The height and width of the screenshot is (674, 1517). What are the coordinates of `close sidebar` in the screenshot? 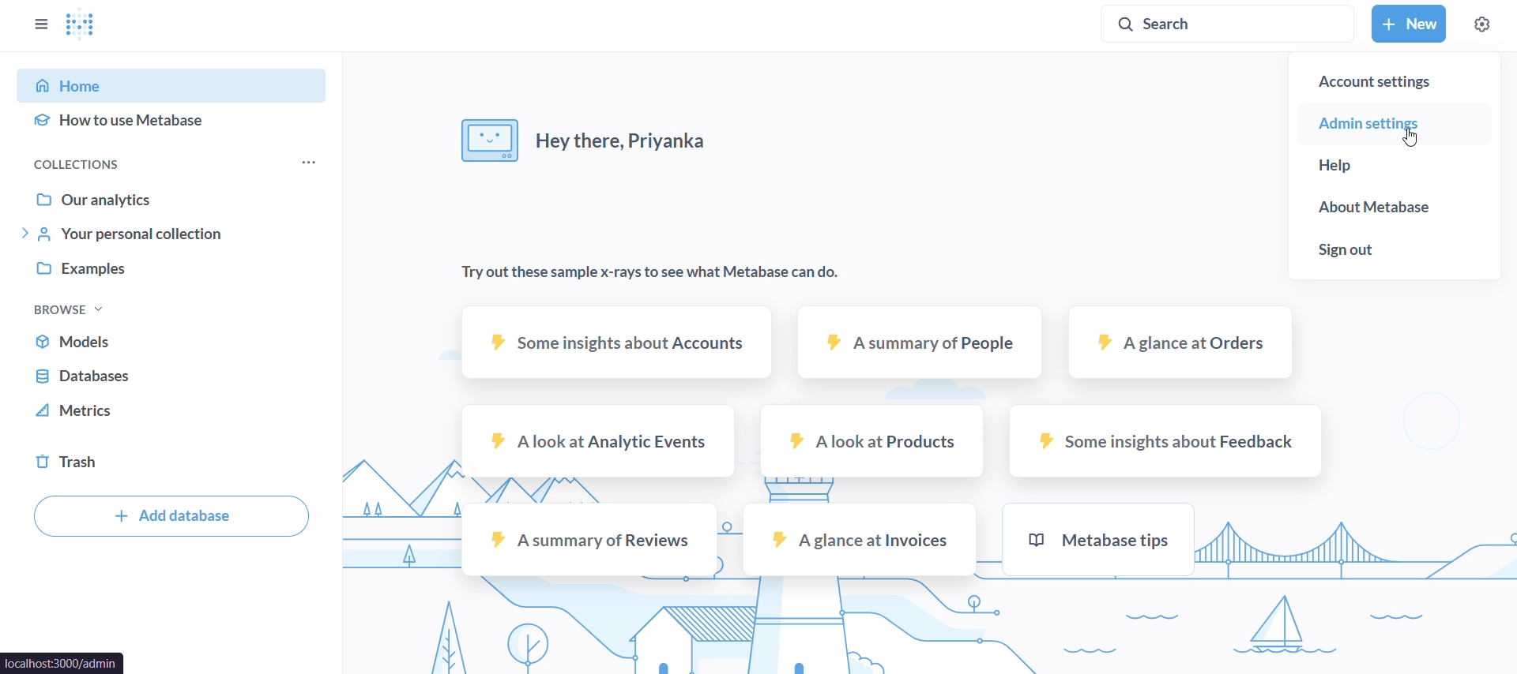 It's located at (39, 25).